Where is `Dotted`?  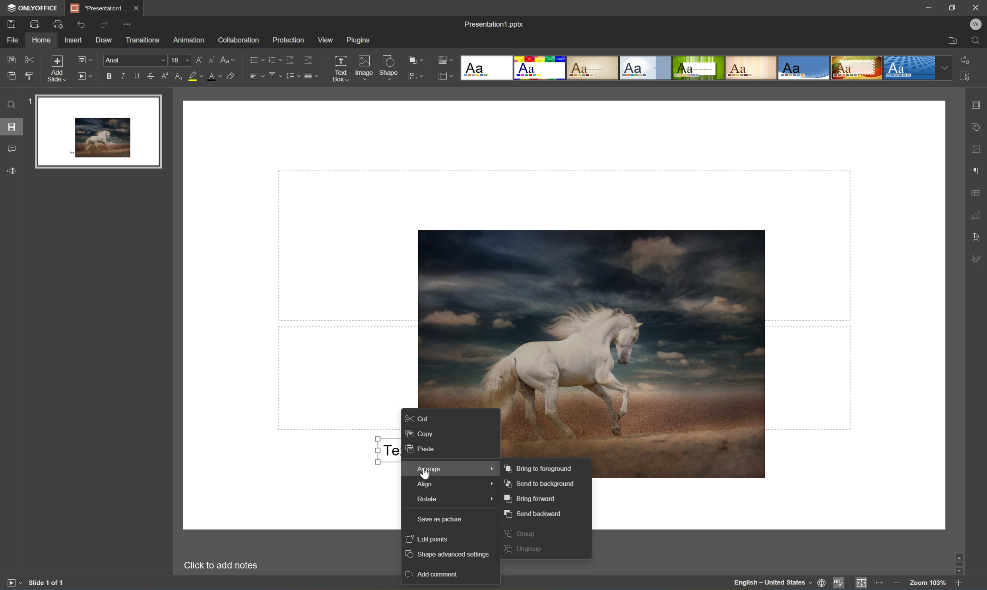 Dotted is located at coordinates (909, 69).